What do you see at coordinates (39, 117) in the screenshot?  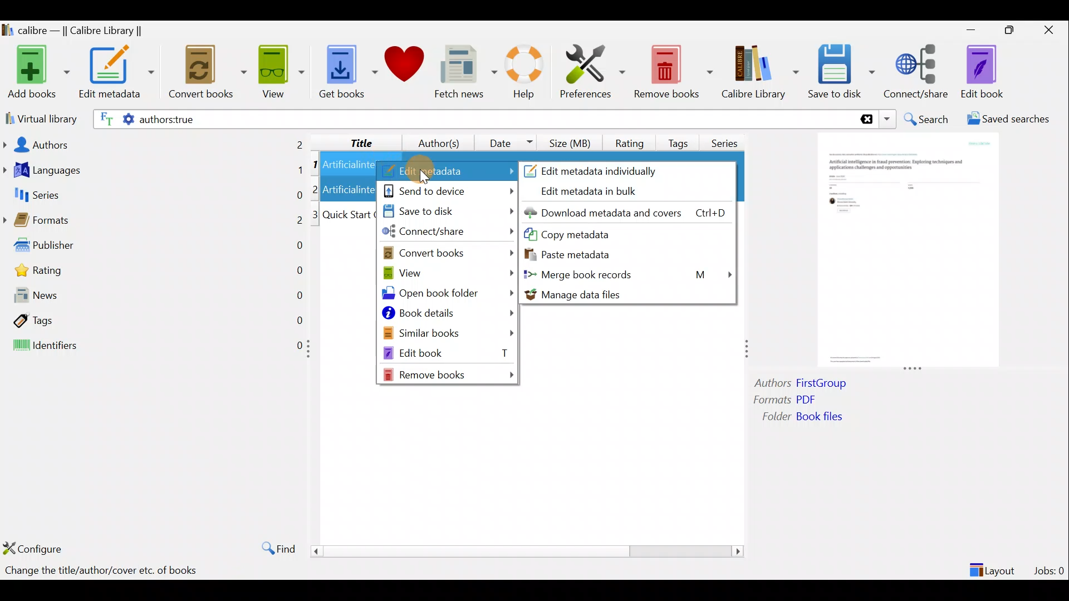 I see `Virtual library` at bounding box center [39, 117].